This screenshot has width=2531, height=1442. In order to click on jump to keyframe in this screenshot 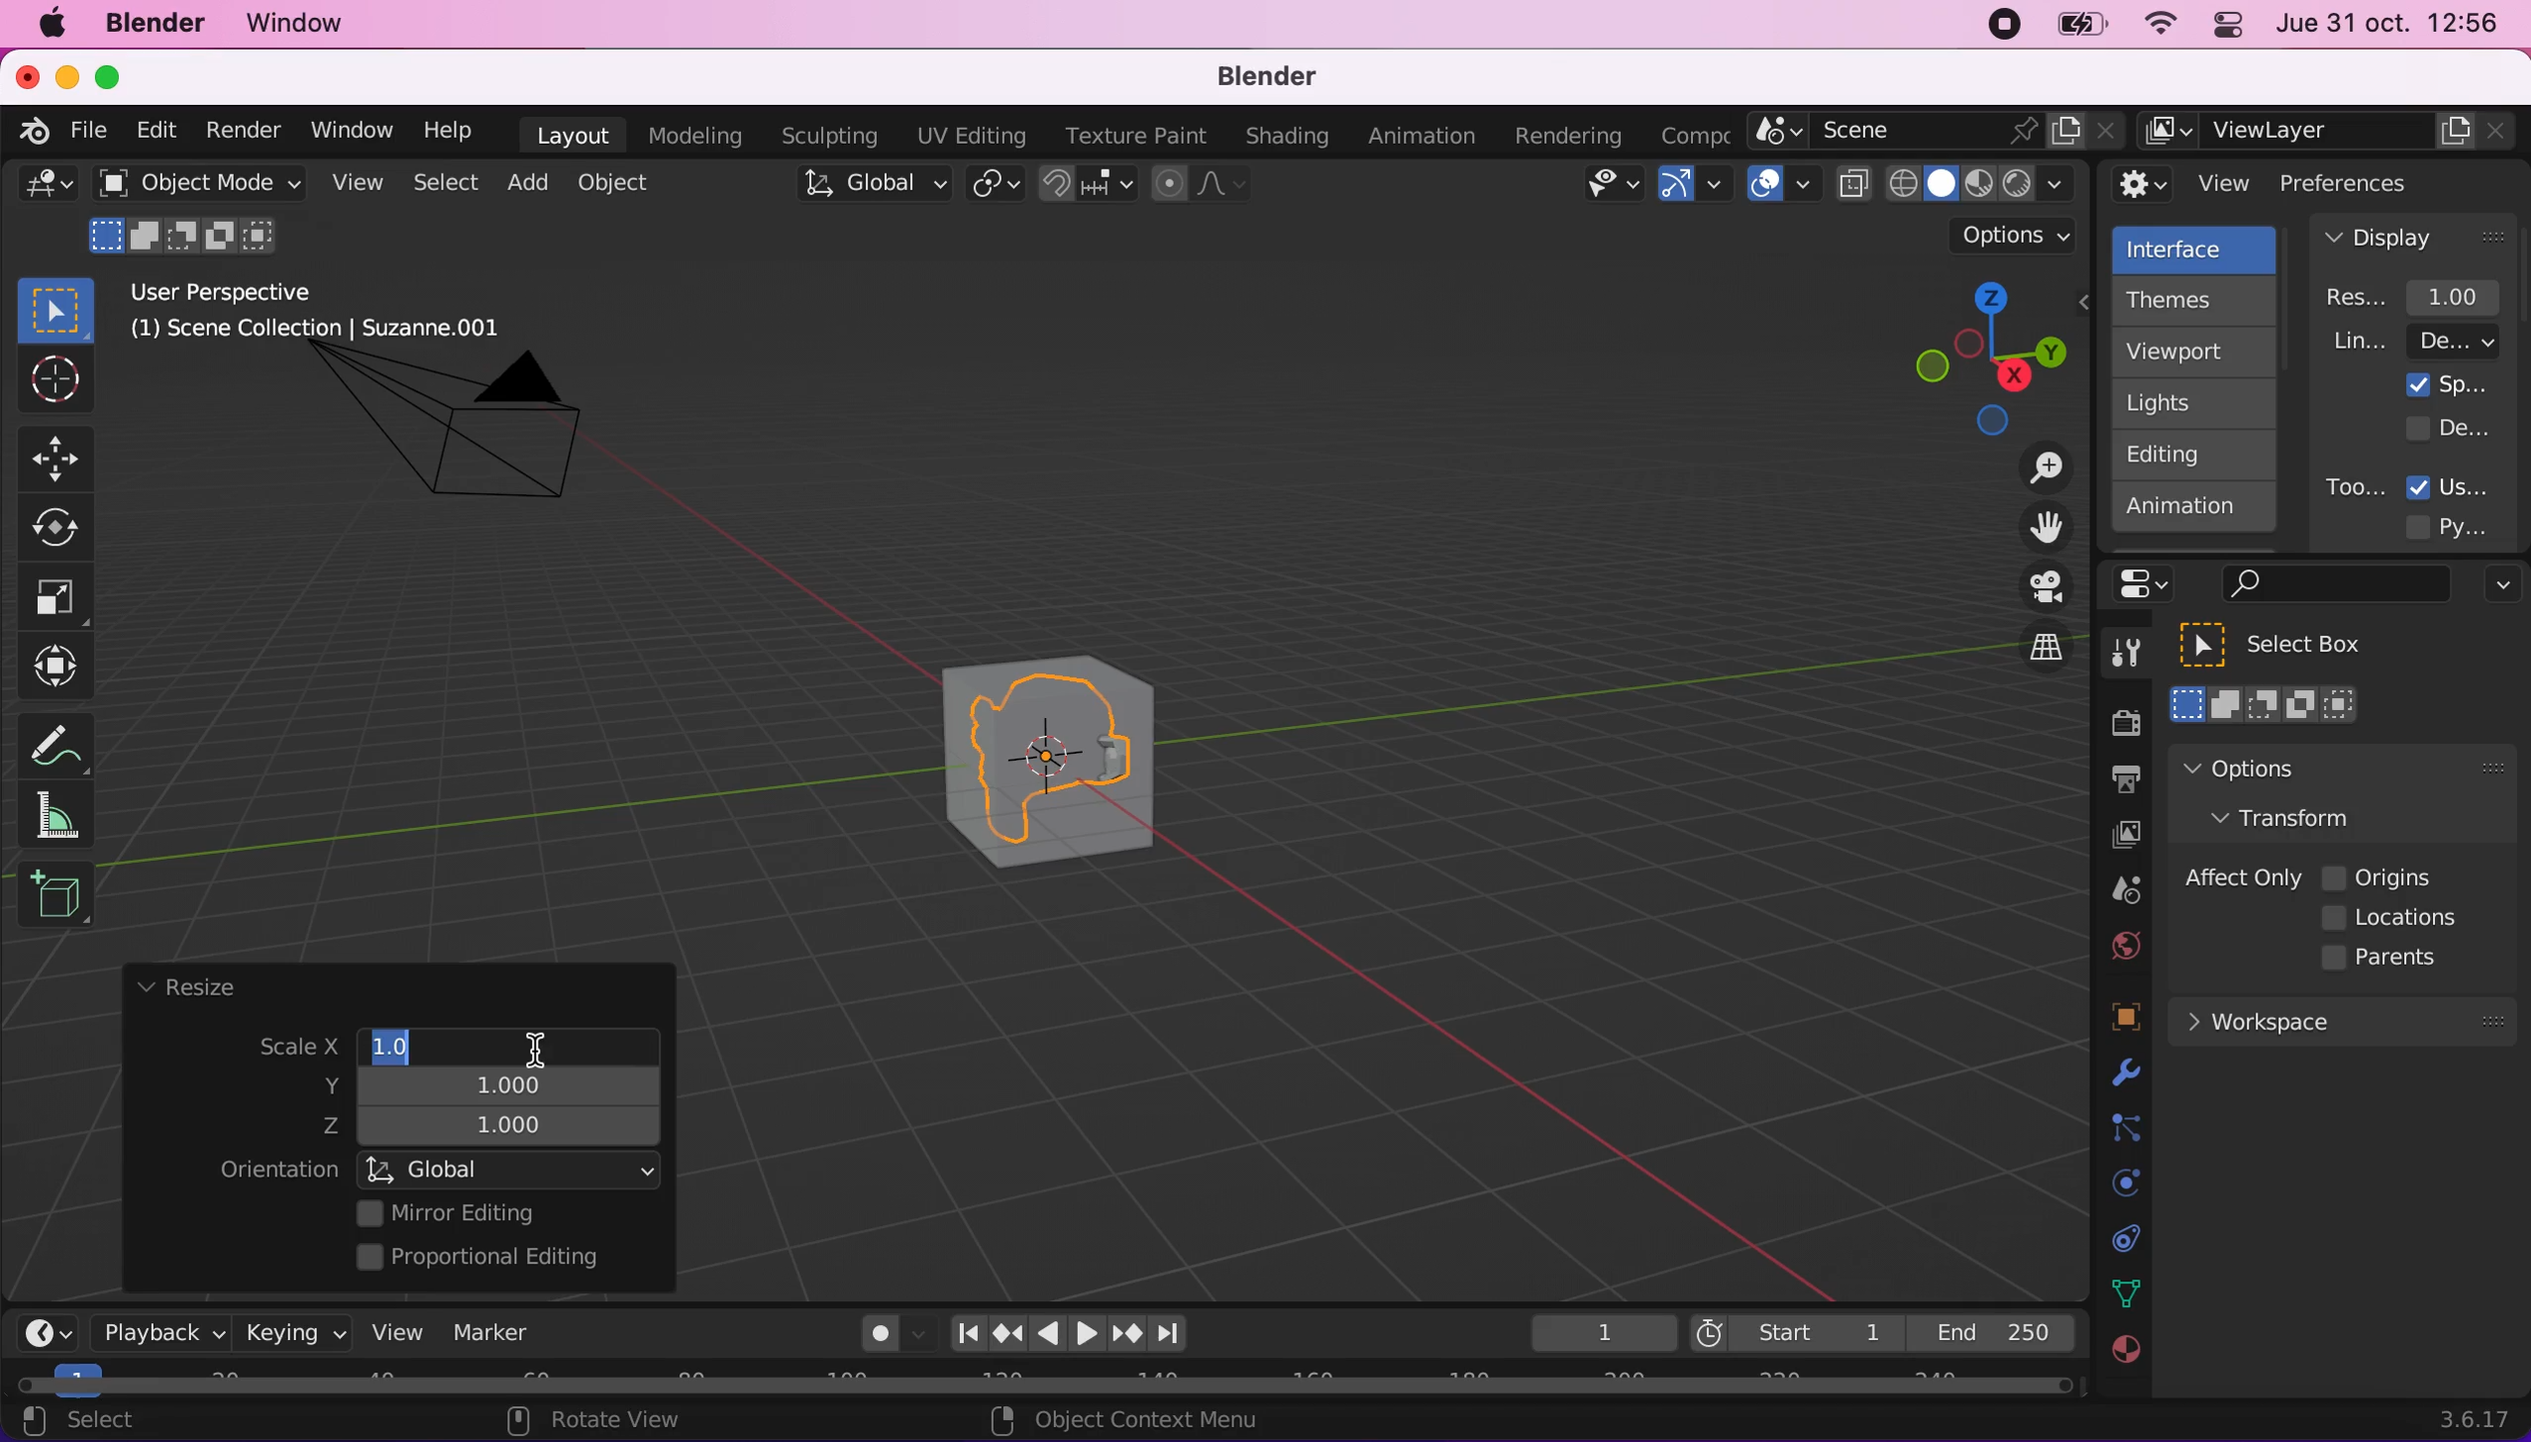, I will do `click(1128, 1337)`.